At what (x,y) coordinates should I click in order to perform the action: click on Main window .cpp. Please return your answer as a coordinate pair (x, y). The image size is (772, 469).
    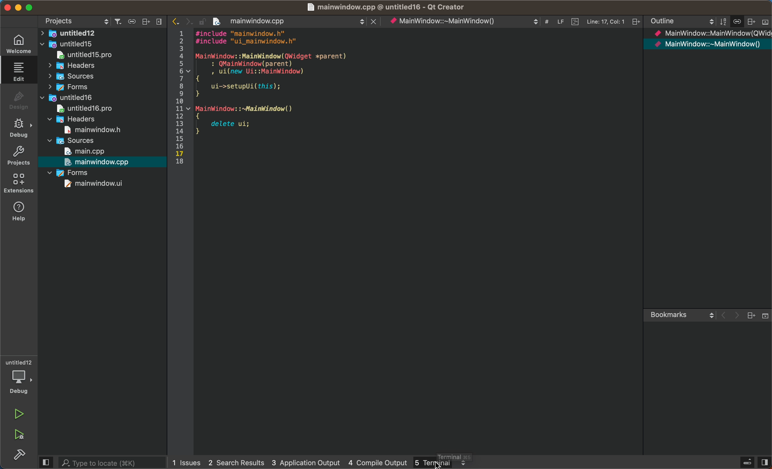
    Looking at the image, I should click on (386, 8).